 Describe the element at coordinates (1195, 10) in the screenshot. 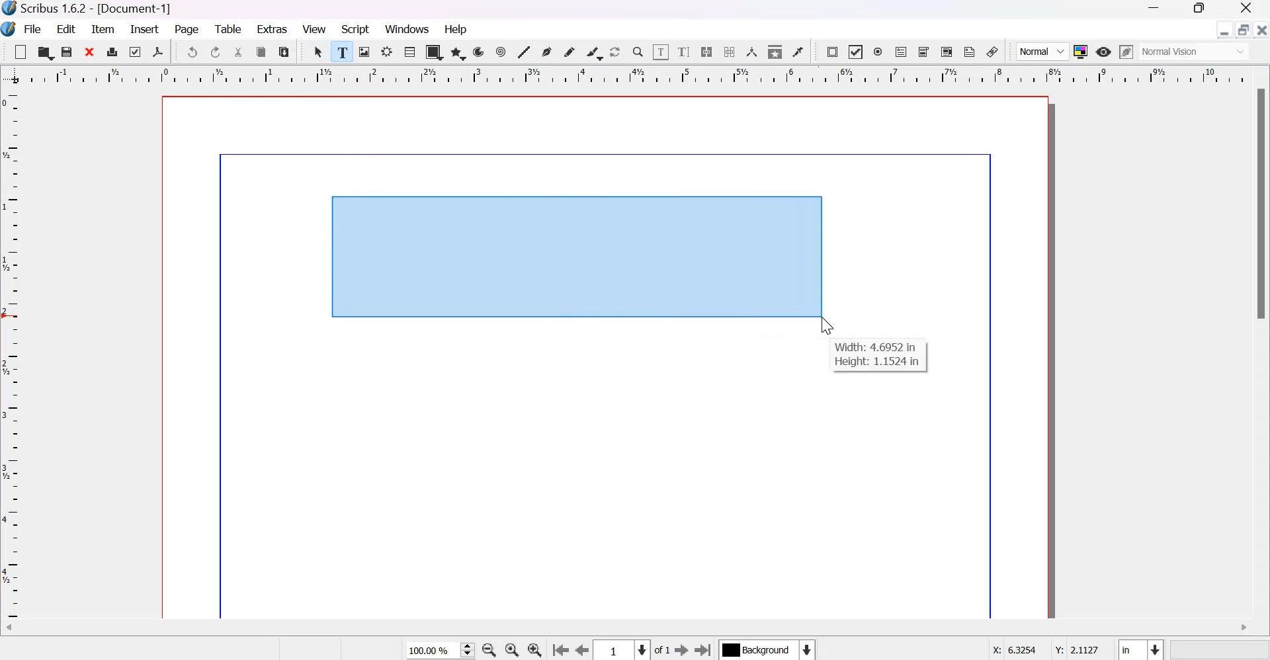

I see `Maximize` at that location.